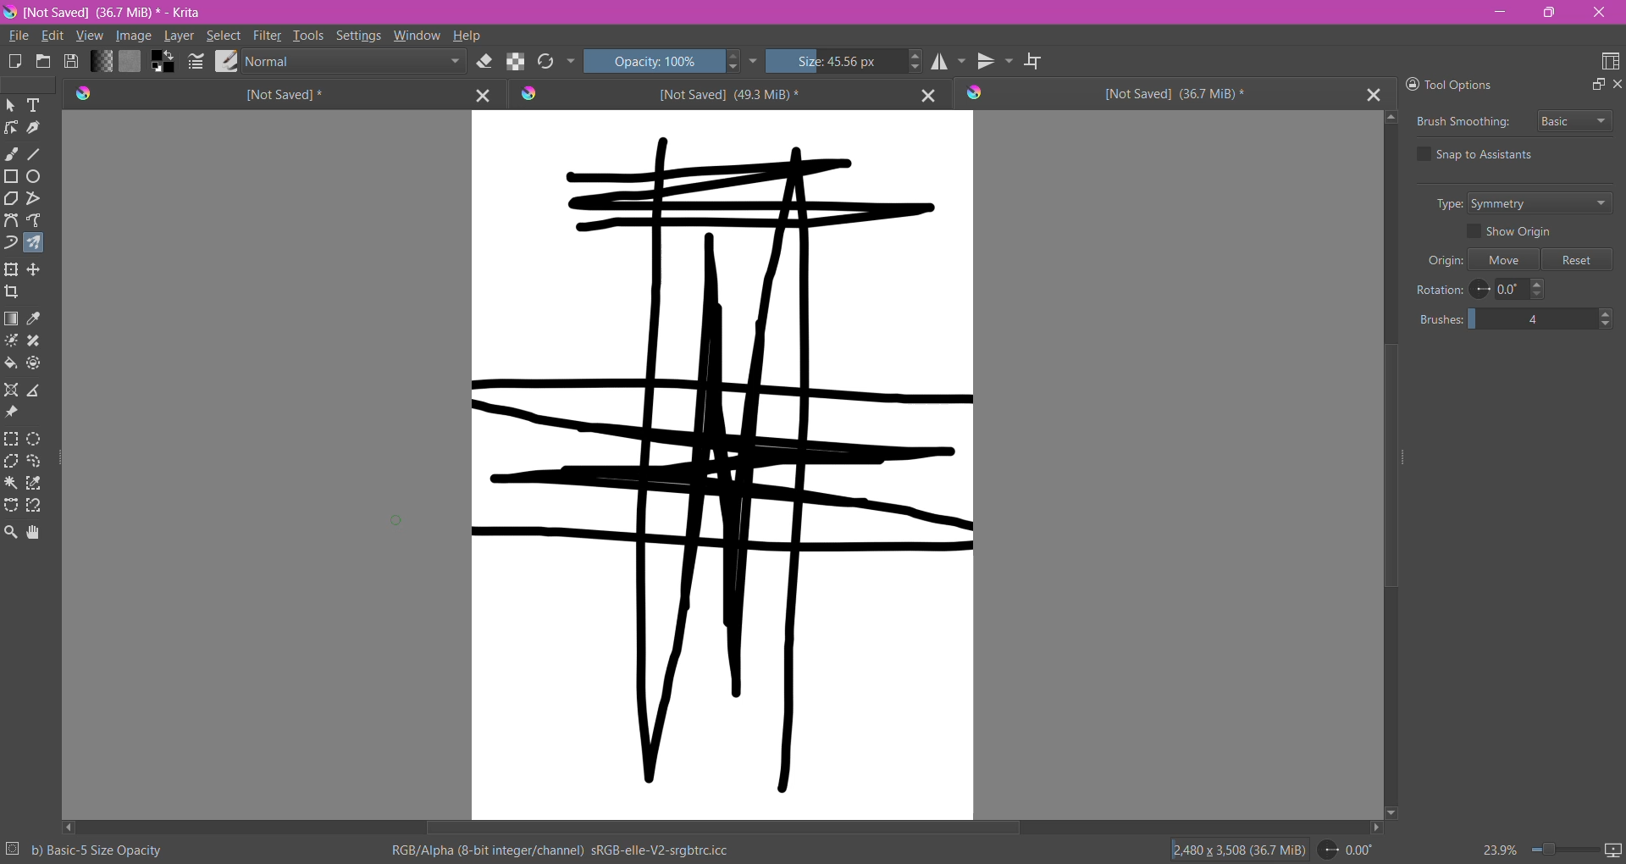  Describe the element at coordinates (12, 533) in the screenshot. I see `Zoom Tool` at that location.